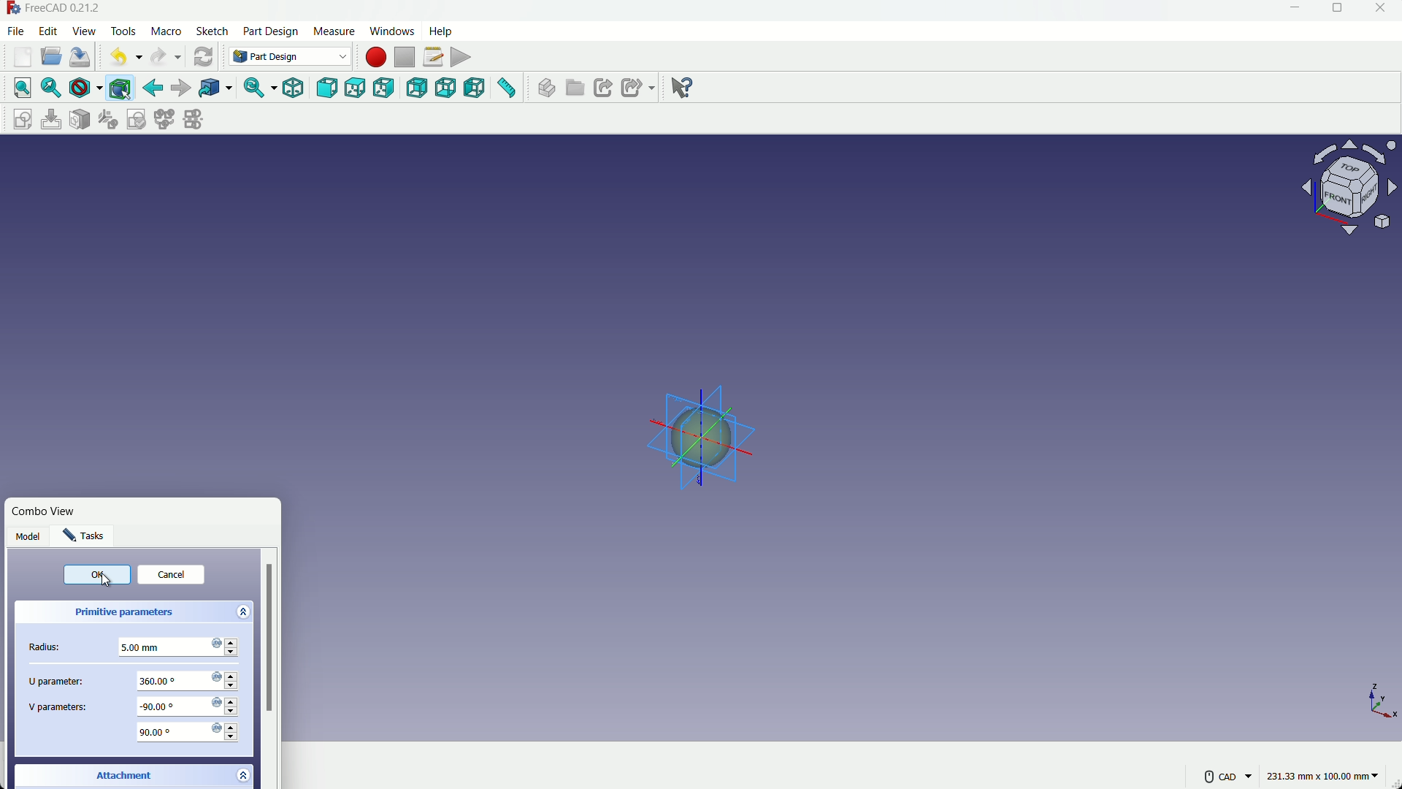  I want to click on view menu, so click(84, 30).